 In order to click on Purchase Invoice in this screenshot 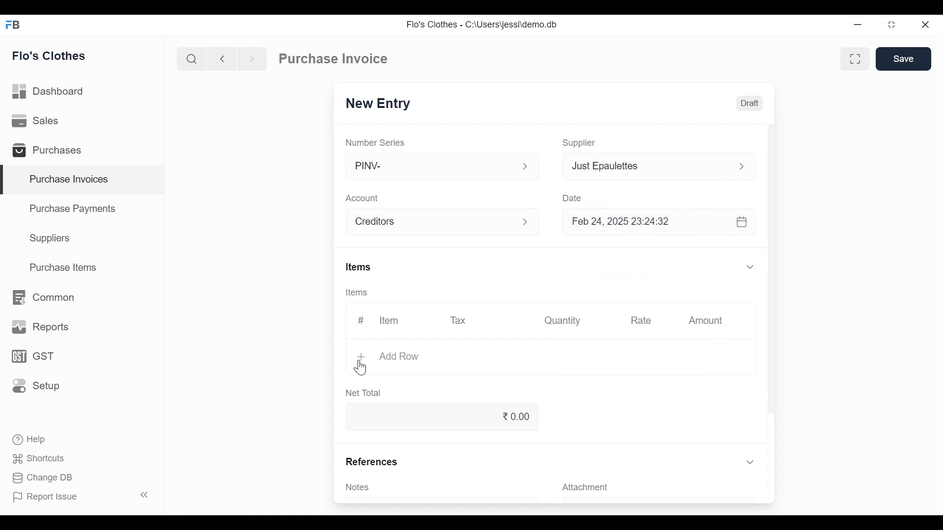, I will do `click(333, 58)`.